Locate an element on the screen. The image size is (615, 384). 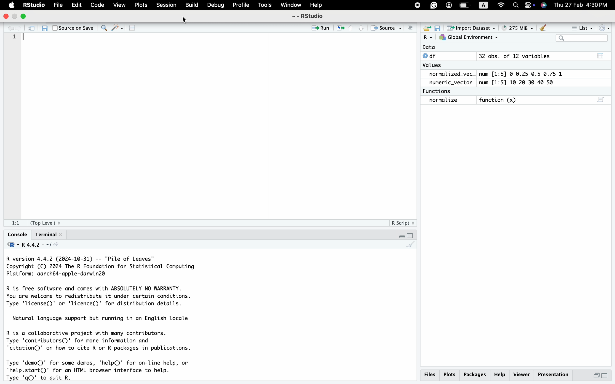
files is located at coordinates (430, 374).